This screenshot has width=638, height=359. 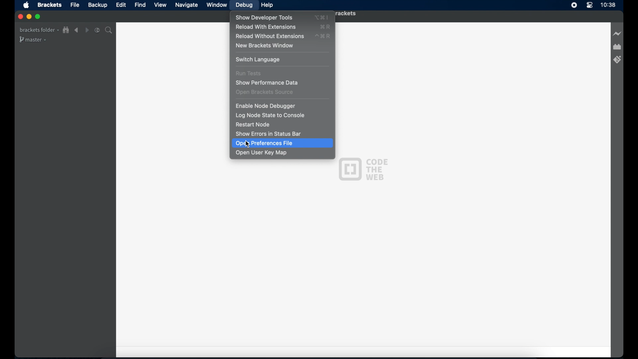 I want to click on Cursor, so click(x=249, y=144).